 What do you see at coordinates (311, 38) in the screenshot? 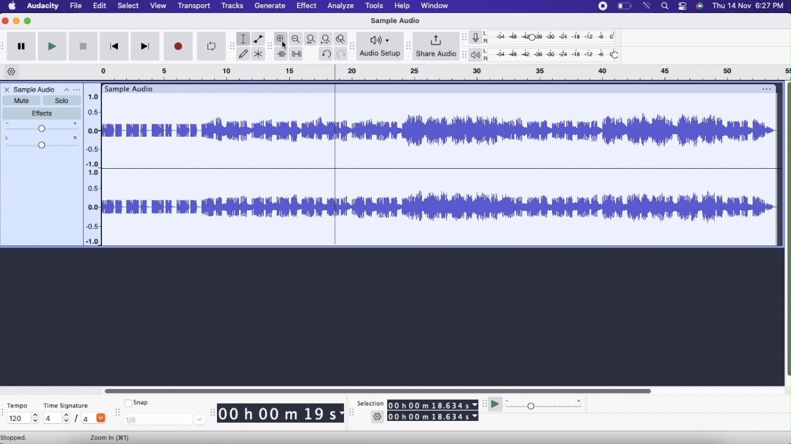
I see `Fit selection to width` at bounding box center [311, 38].